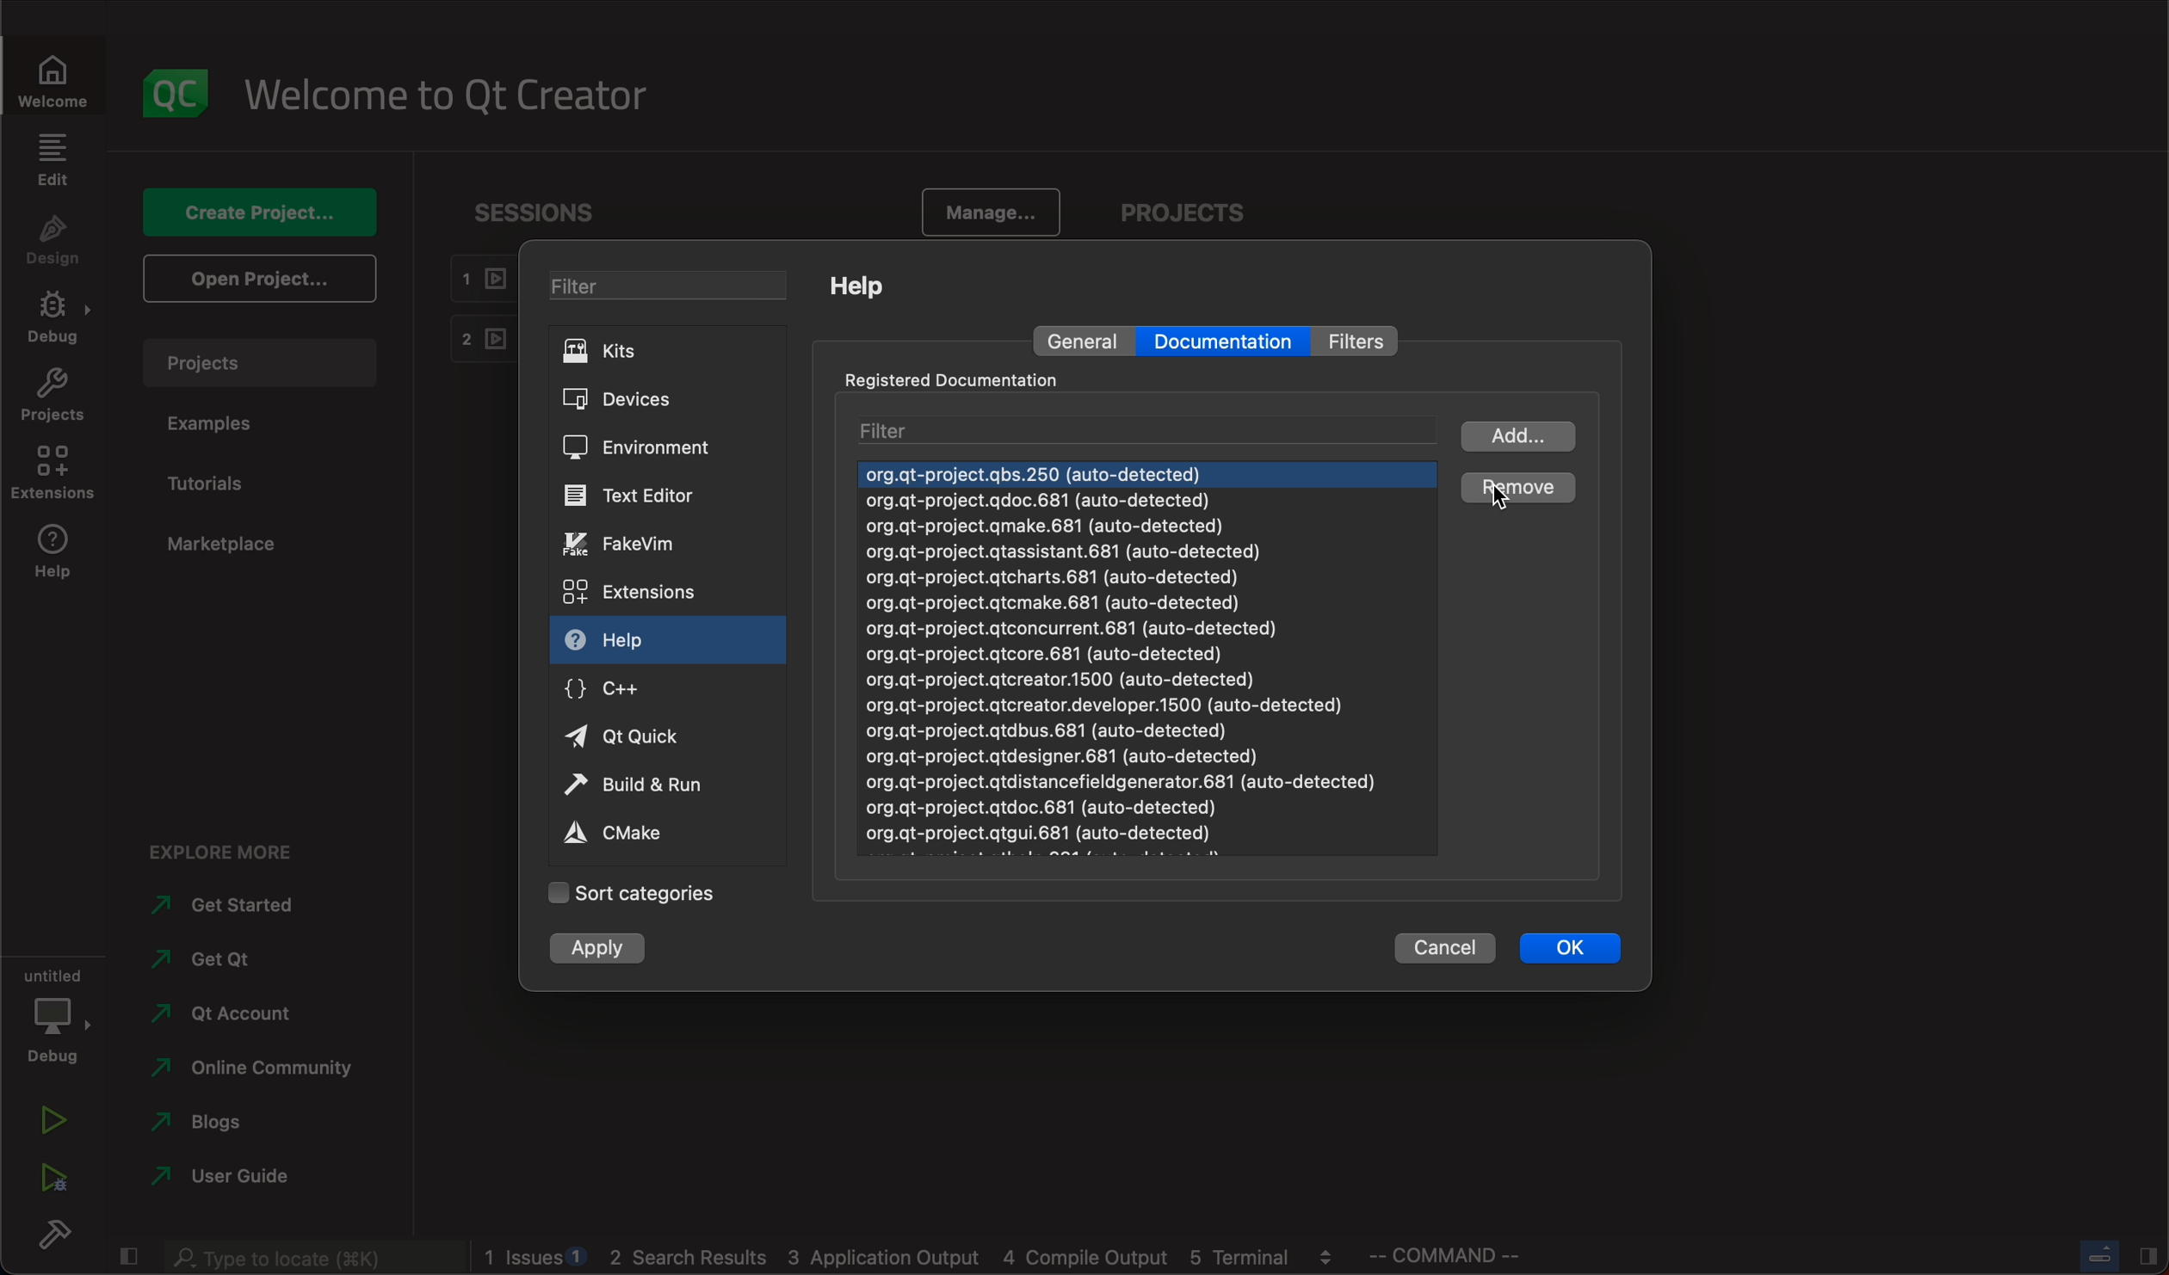 The height and width of the screenshot is (1275, 2169). Describe the element at coordinates (53, 1234) in the screenshot. I see `build` at that location.